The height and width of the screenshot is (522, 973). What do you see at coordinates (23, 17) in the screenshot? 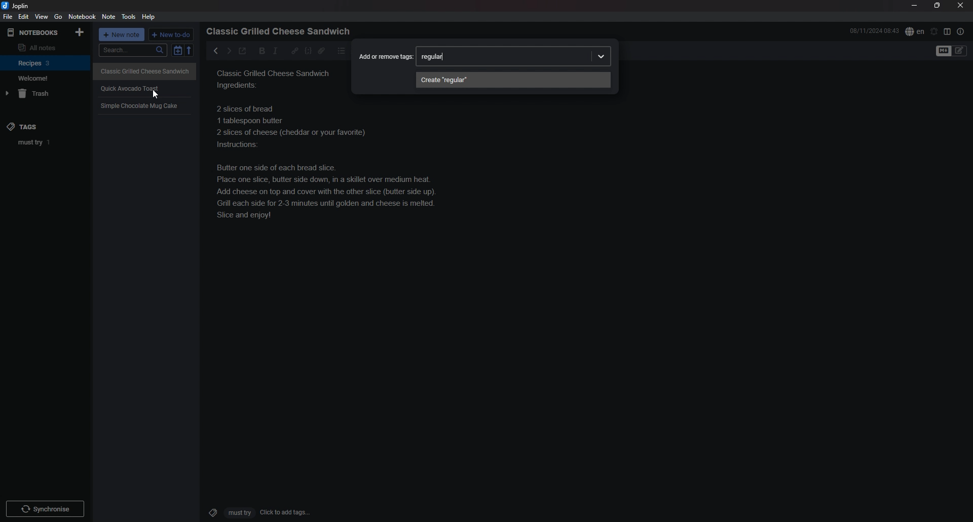
I see `edit` at bounding box center [23, 17].